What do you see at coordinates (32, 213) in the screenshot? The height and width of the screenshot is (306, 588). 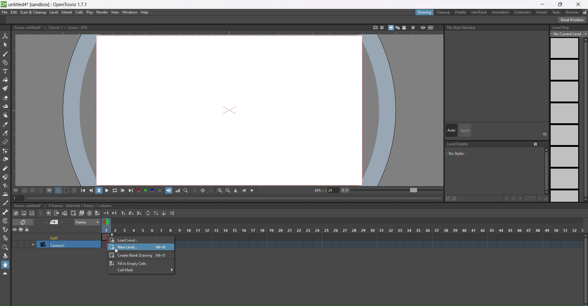 I see `new vector level` at bounding box center [32, 213].